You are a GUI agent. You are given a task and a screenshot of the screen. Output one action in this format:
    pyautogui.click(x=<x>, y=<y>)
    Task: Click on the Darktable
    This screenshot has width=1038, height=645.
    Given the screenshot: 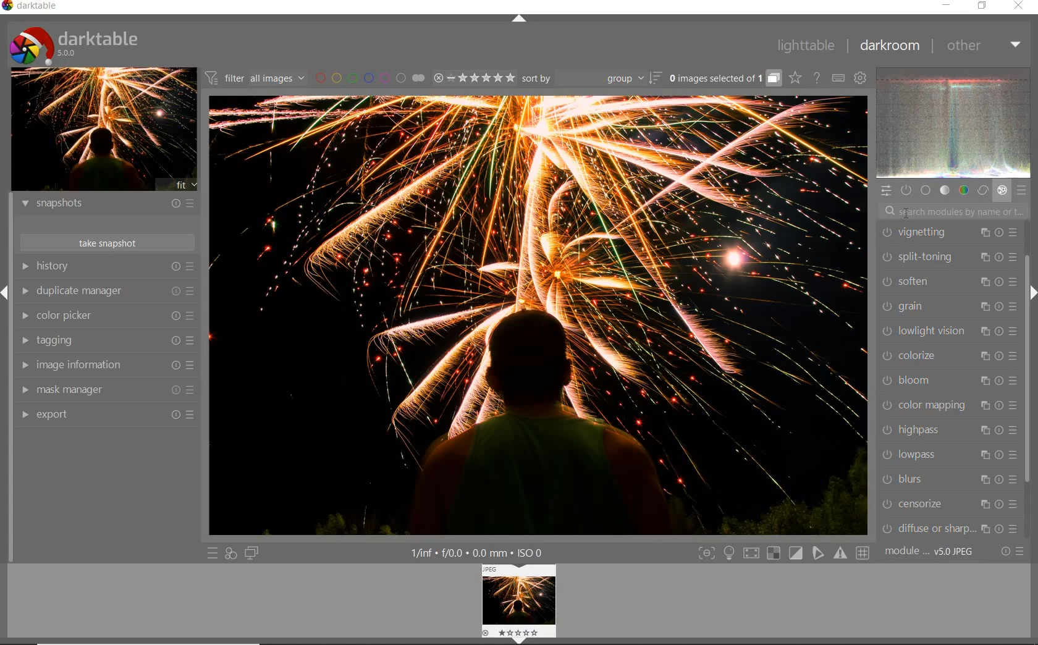 What is the action you would take?
    pyautogui.click(x=31, y=7)
    